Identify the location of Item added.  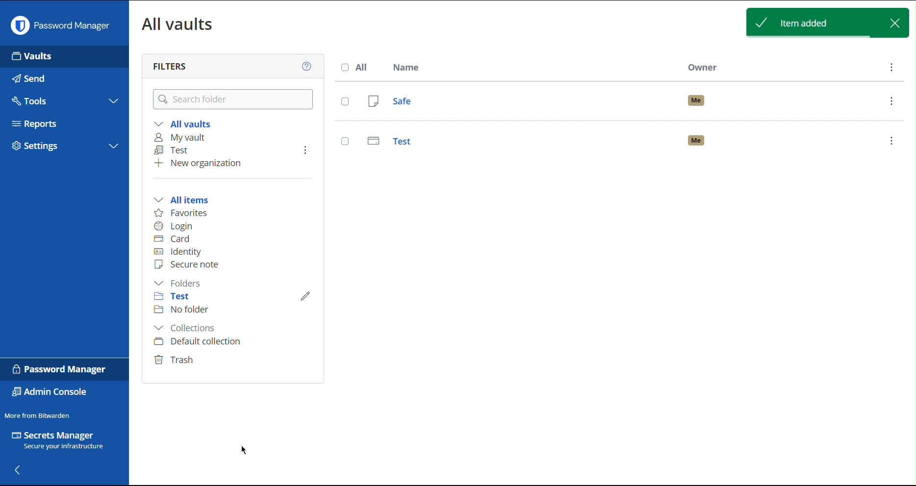
(829, 22).